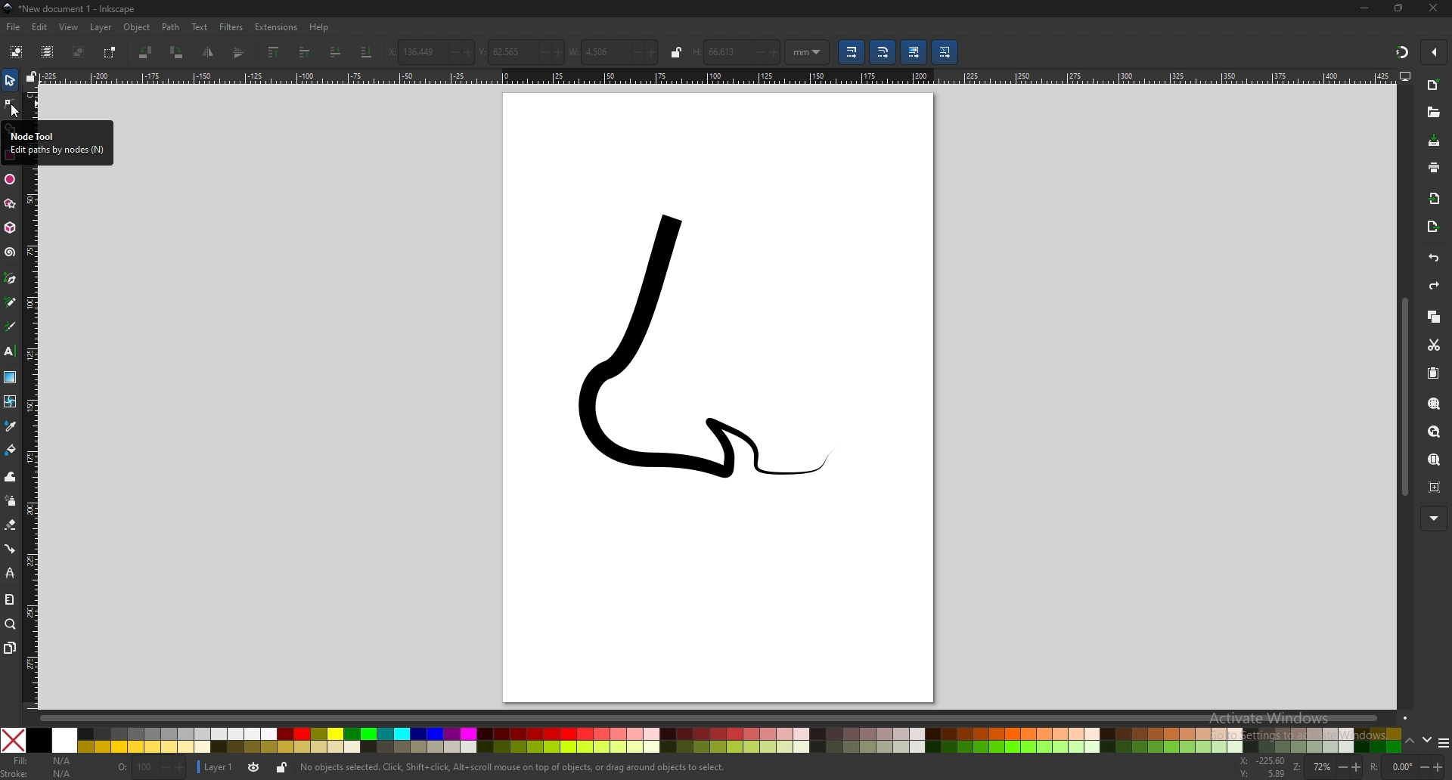  Describe the element at coordinates (11, 179) in the screenshot. I see `ellipse` at that location.